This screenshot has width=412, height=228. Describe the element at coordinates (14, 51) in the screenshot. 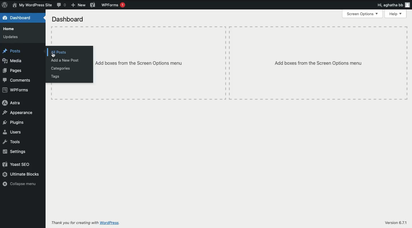

I see `Posts` at that location.